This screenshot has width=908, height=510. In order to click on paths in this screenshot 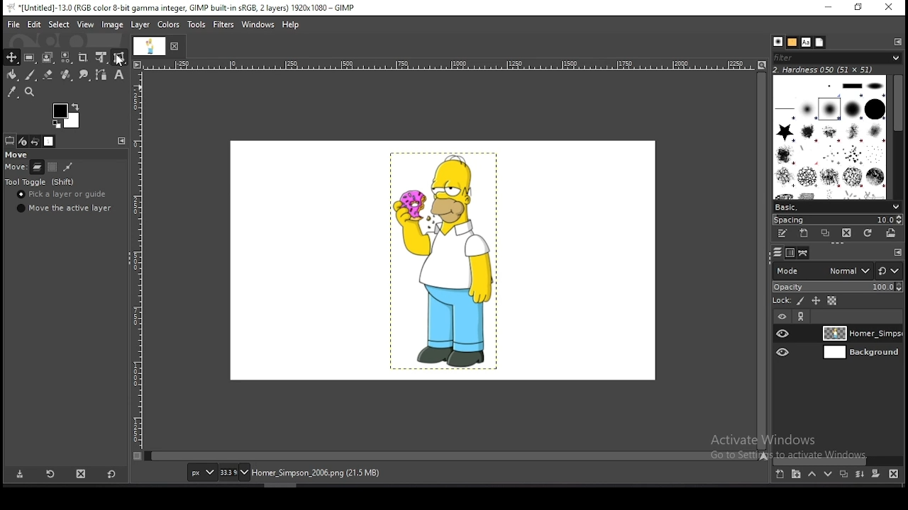, I will do `click(802, 253)`.